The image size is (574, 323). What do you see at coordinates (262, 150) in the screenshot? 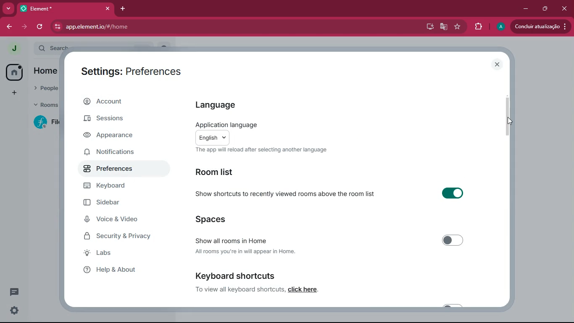
I see `The app will reload after selecting another language` at bounding box center [262, 150].